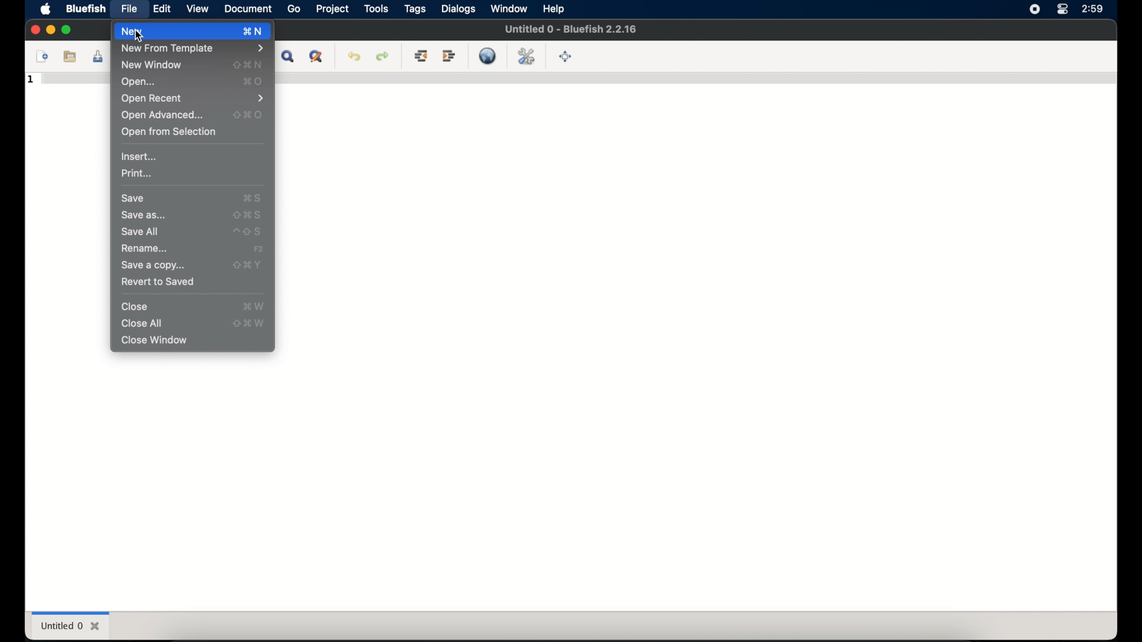 The height and width of the screenshot is (642, 1142). I want to click on full screen, so click(566, 56).